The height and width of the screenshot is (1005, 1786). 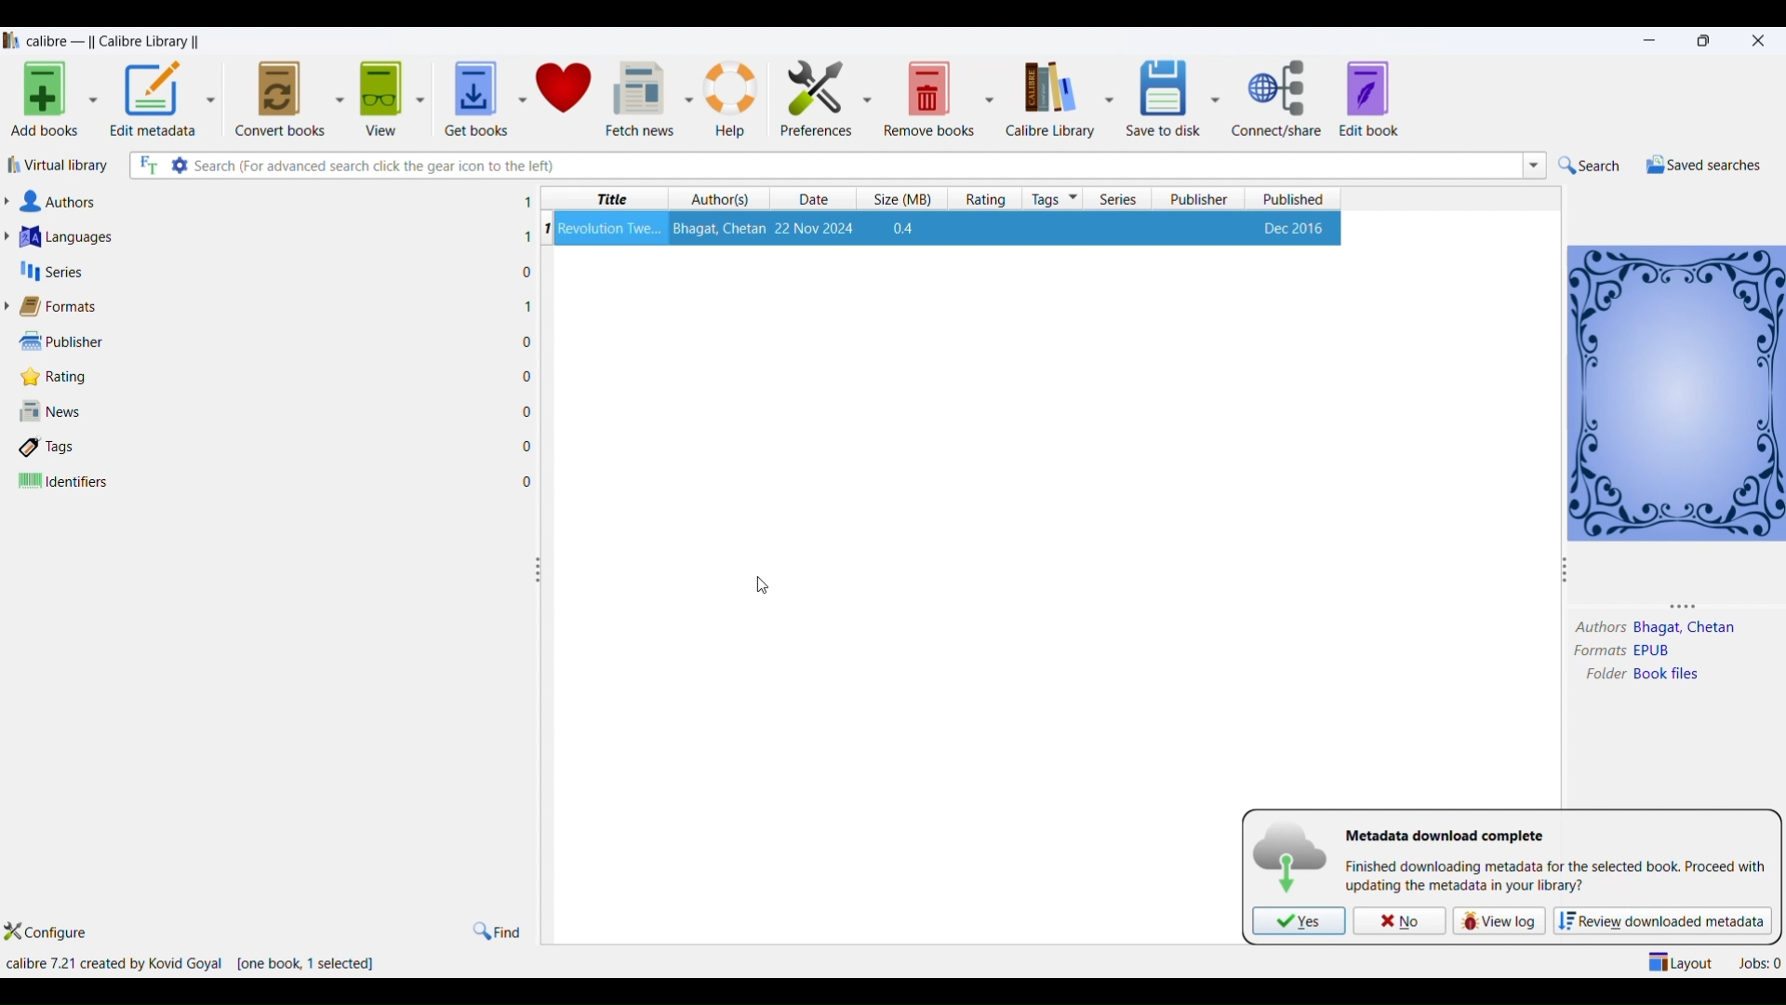 I want to click on calibre library, so click(x=1047, y=99).